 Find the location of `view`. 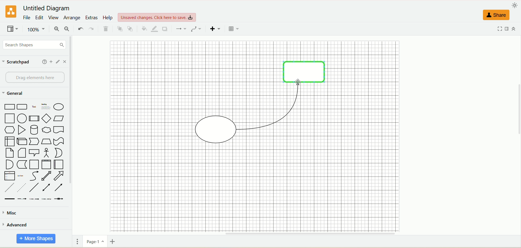

view is located at coordinates (13, 30).